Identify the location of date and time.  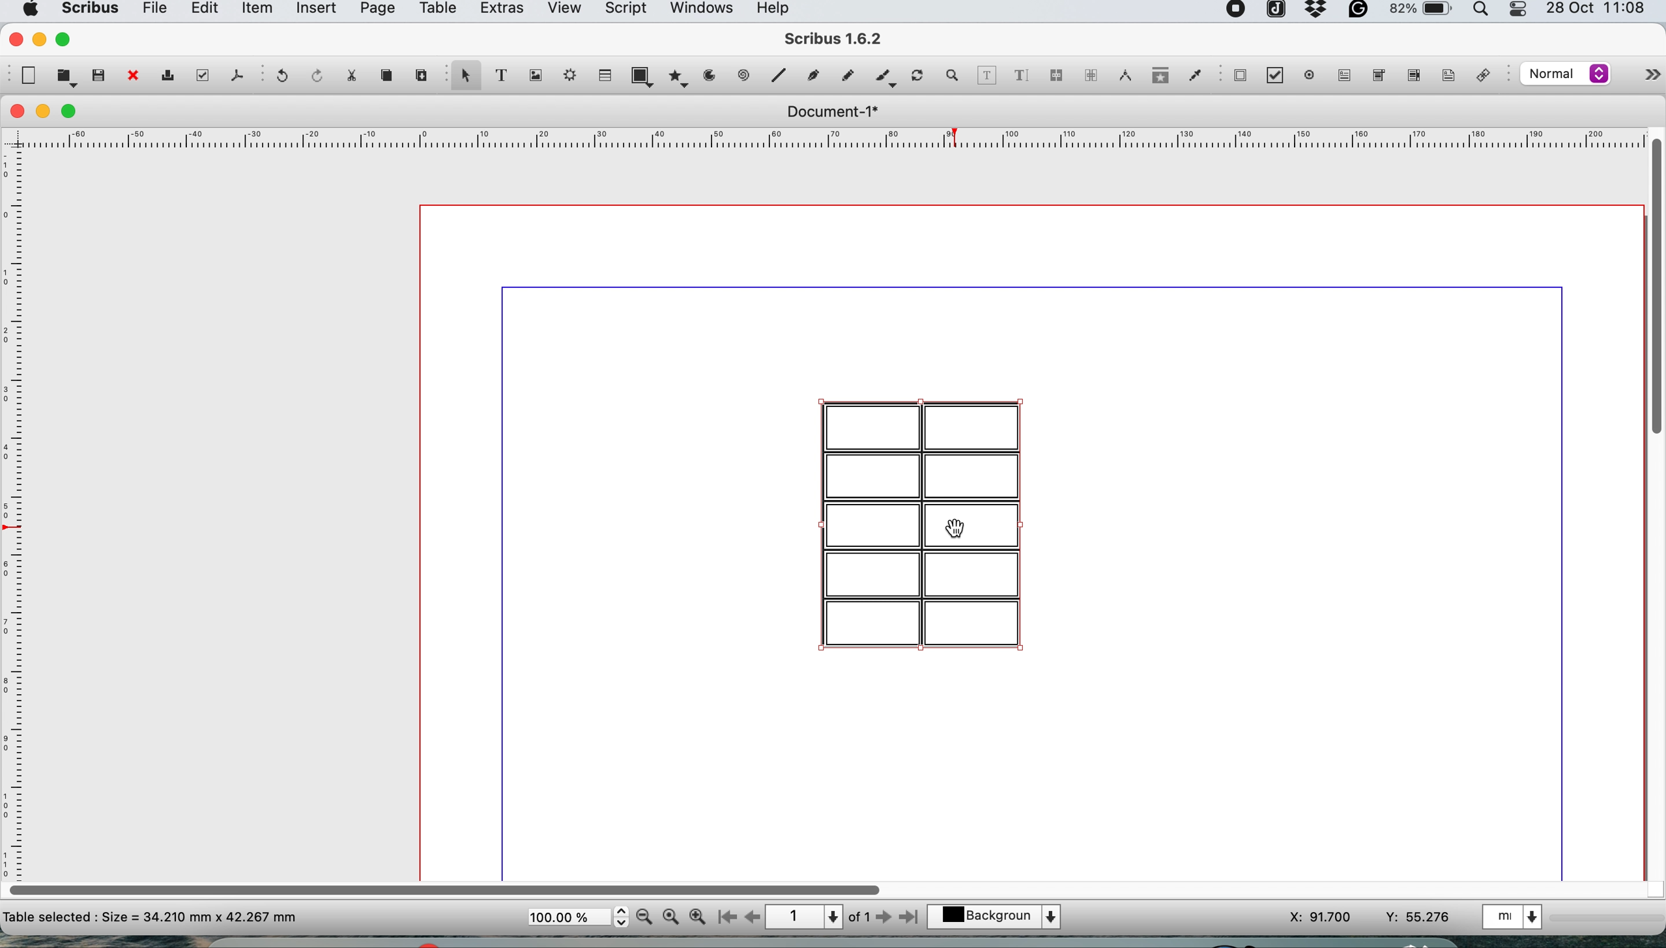
(1599, 10).